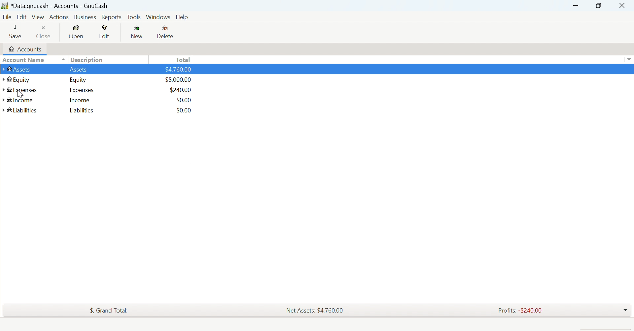  I want to click on Actions, so click(60, 18).